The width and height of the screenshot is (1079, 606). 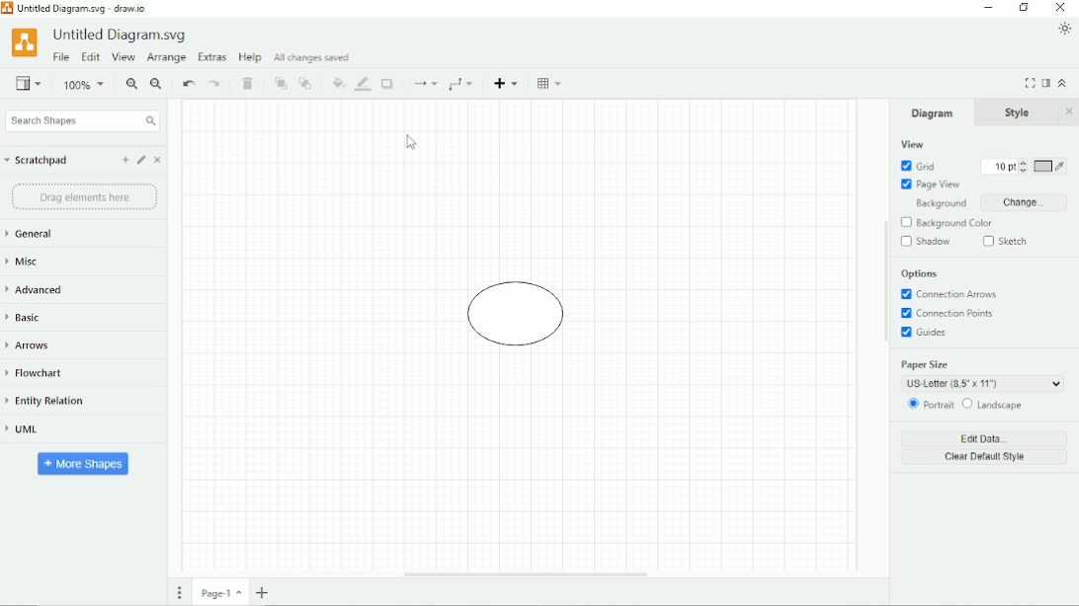 What do you see at coordinates (84, 197) in the screenshot?
I see `Drag element here` at bounding box center [84, 197].